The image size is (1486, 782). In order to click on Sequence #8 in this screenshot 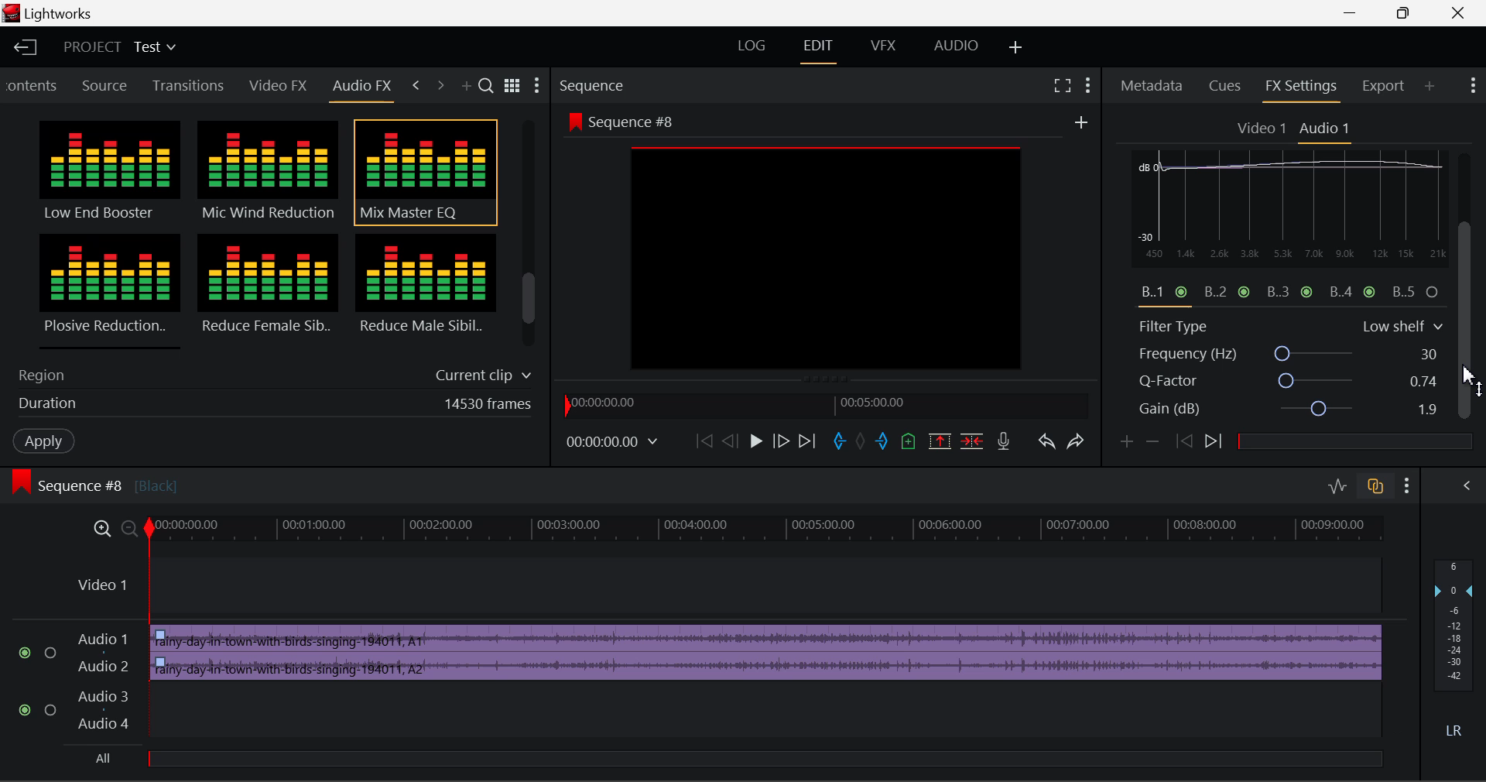, I will do `click(120, 478)`.